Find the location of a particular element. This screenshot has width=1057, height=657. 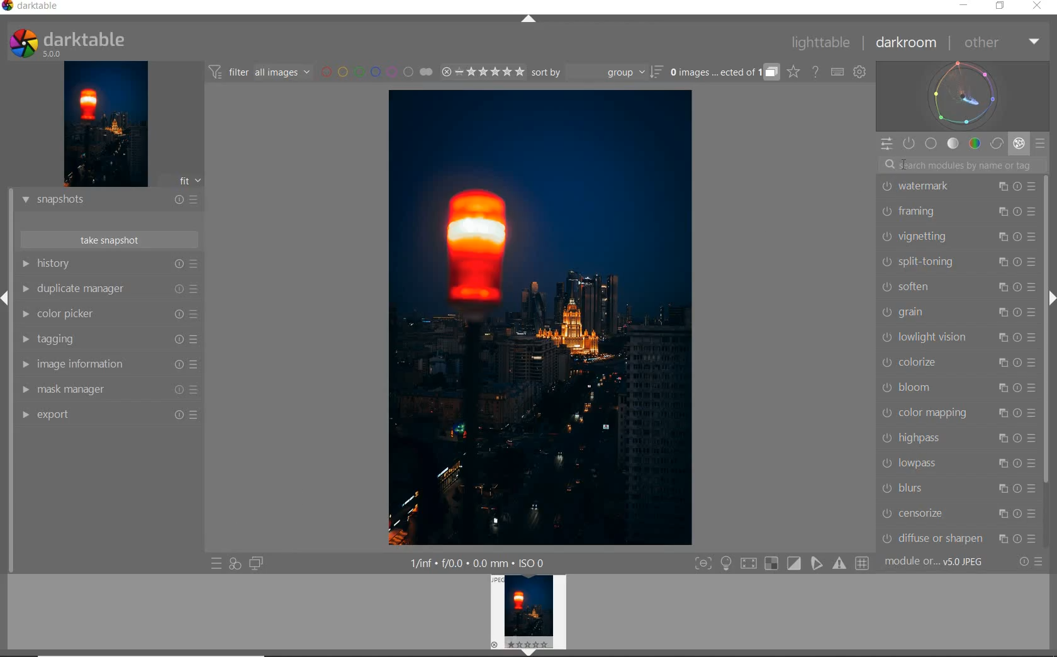

darktable is located at coordinates (48, 7).